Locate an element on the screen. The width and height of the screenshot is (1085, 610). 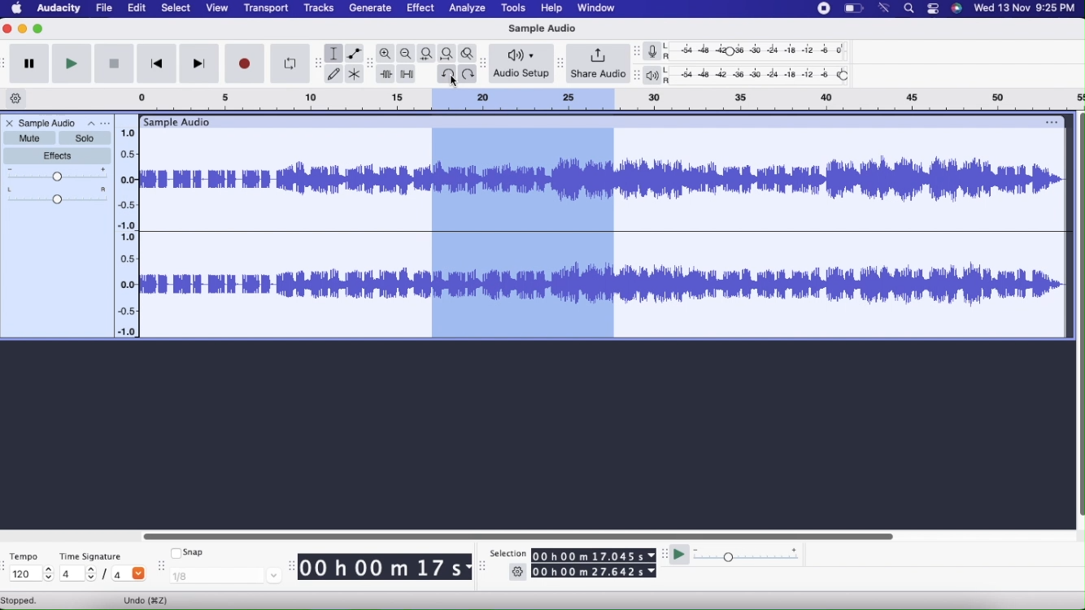
Slider is located at coordinates (516, 535).